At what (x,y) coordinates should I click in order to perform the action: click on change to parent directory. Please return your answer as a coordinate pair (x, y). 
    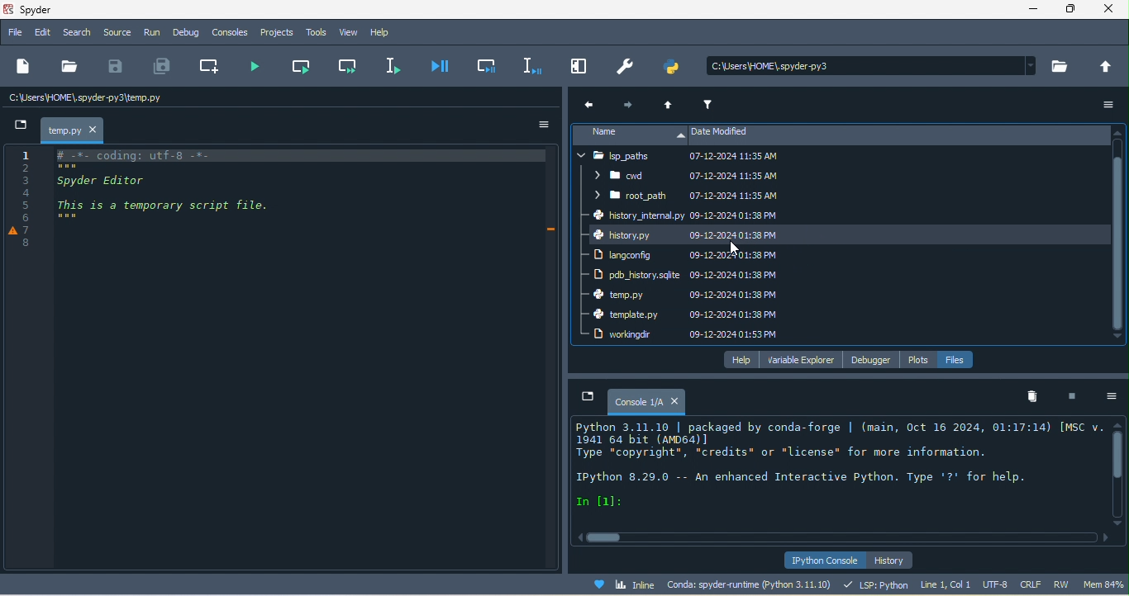
    Looking at the image, I should click on (1101, 66).